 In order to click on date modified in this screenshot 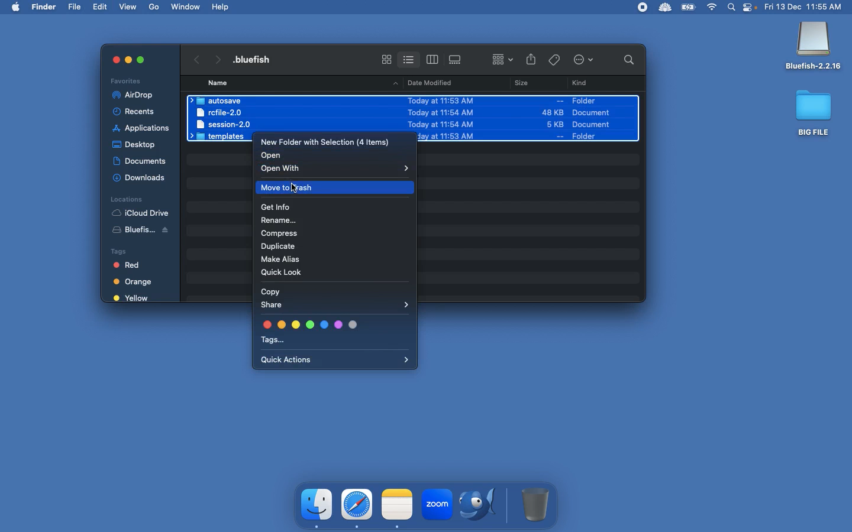, I will do `click(426, 82)`.